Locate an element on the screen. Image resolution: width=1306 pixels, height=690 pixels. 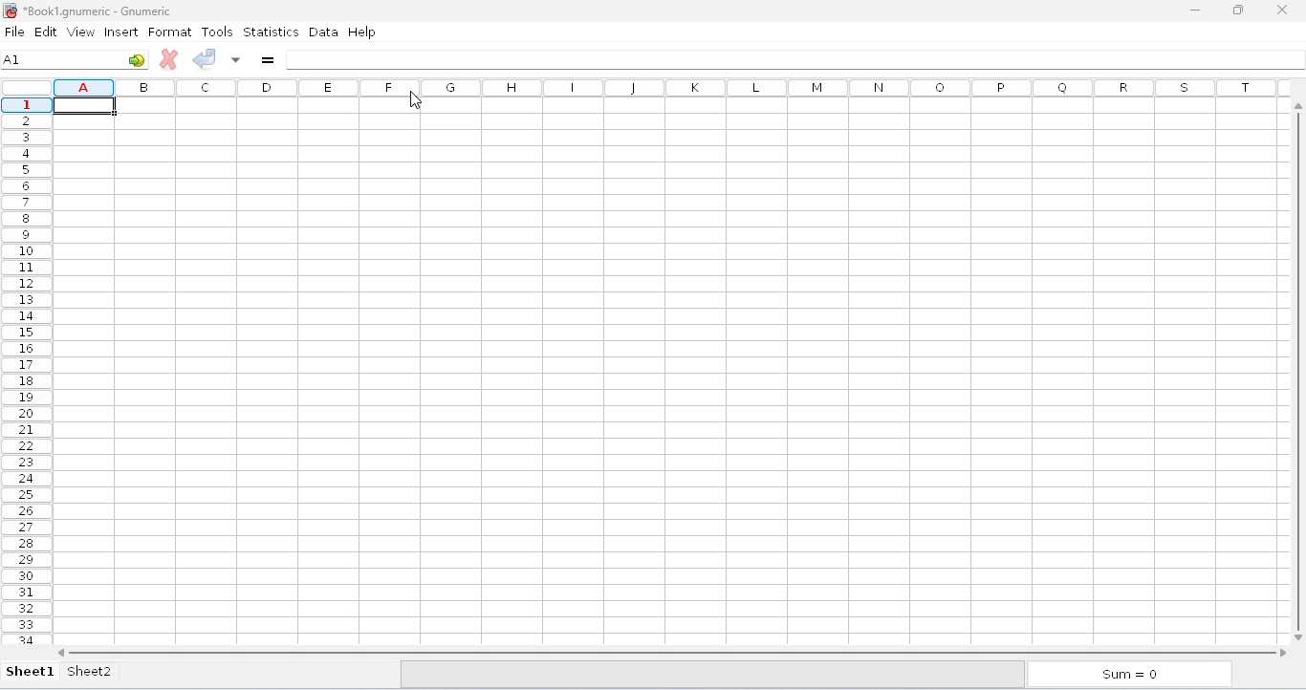
Book1 numeric - Gnumeric is located at coordinates (98, 11).